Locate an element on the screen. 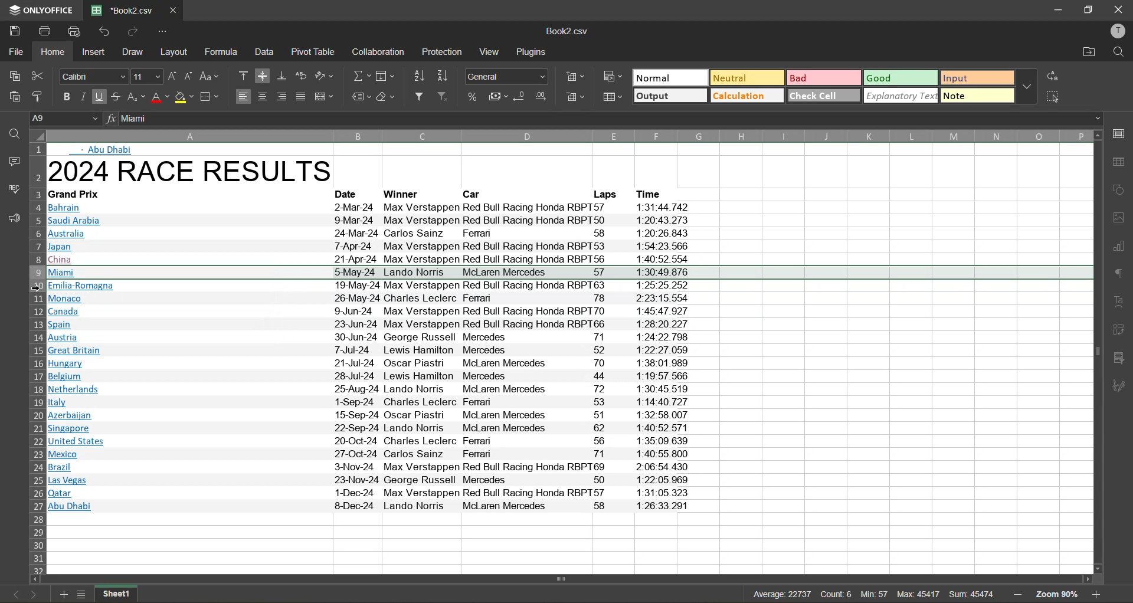  select whole sheet is located at coordinates (37, 136).